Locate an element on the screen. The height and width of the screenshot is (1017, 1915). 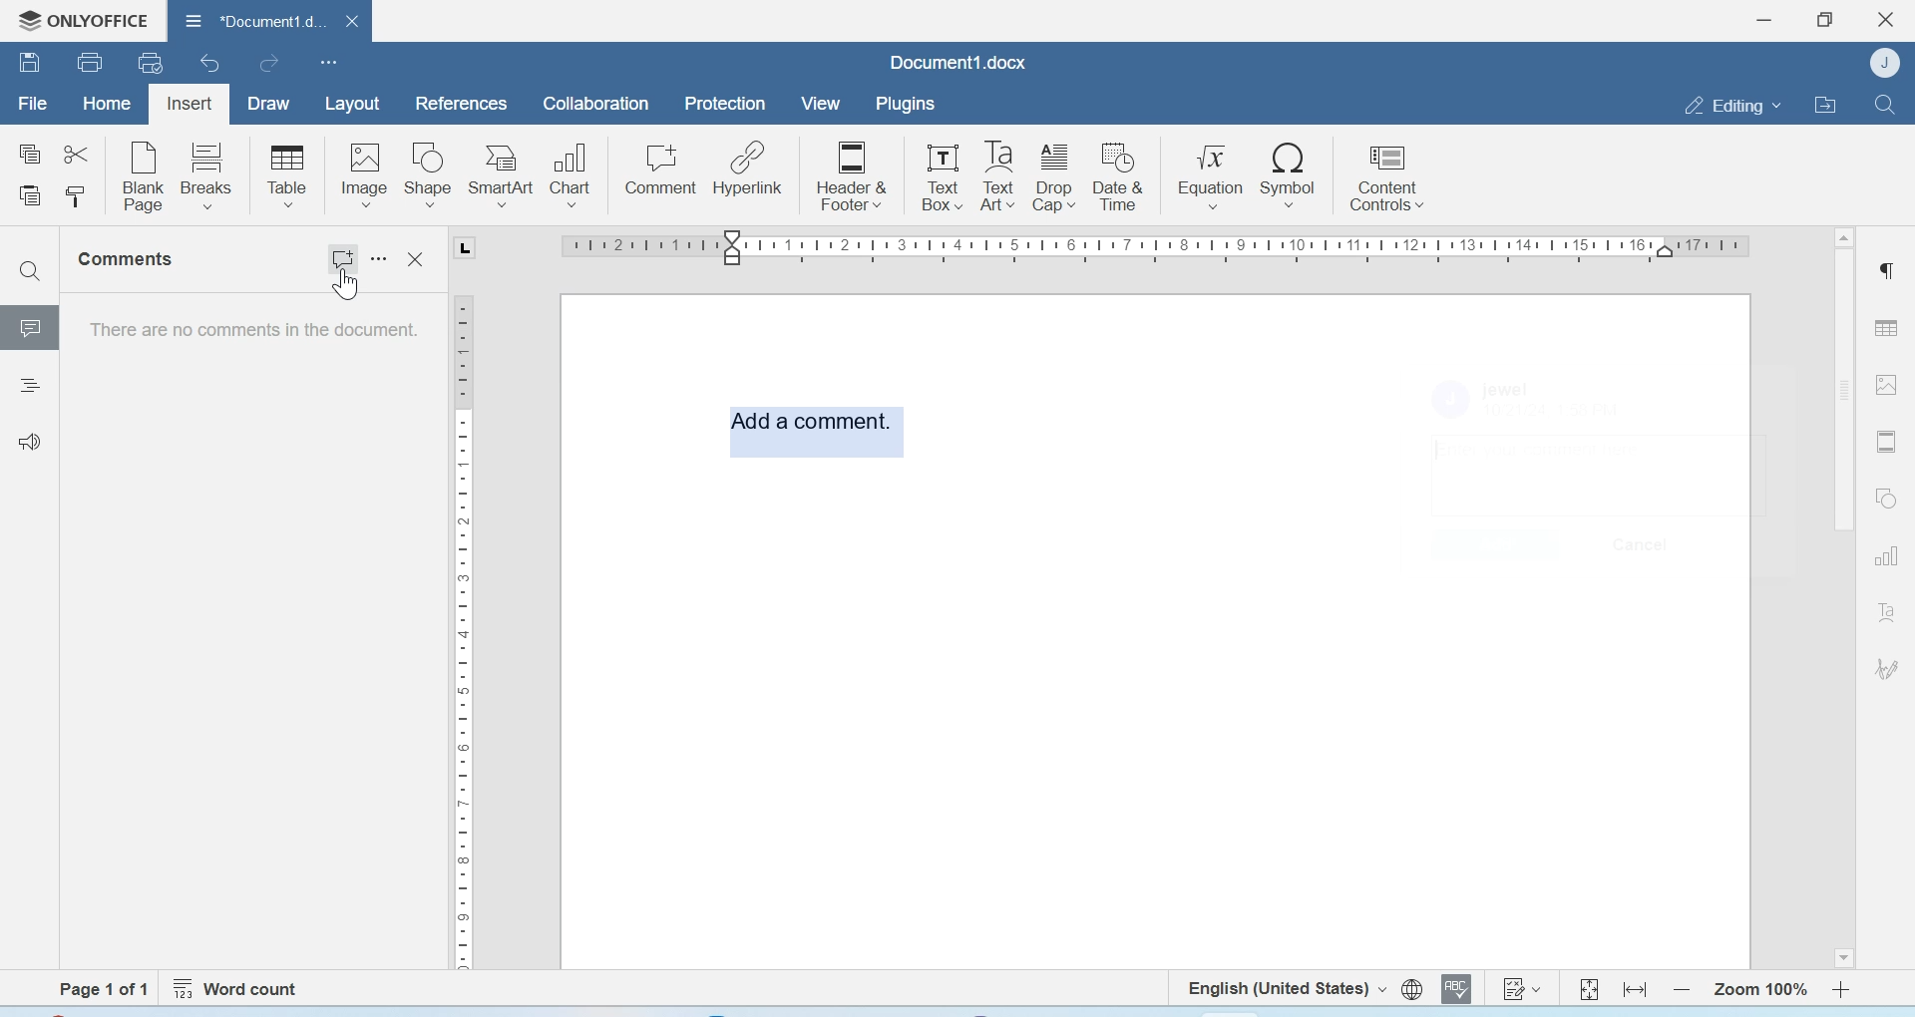
page is located at coordinates (109, 989).